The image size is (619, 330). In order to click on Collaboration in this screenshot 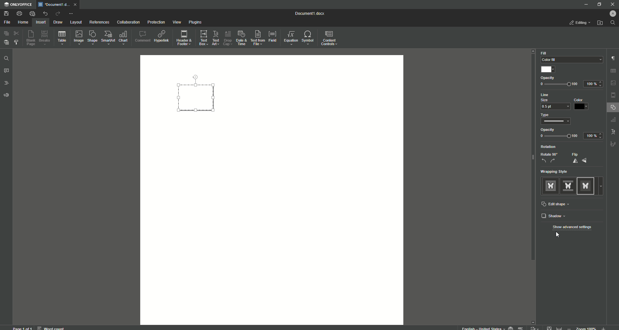, I will do `click(128, 23)`.